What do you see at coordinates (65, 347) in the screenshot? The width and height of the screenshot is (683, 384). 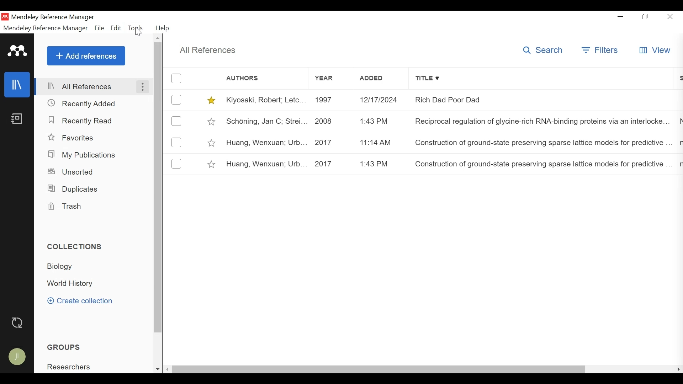 I see `Groups` at bounding box center [65, 347].